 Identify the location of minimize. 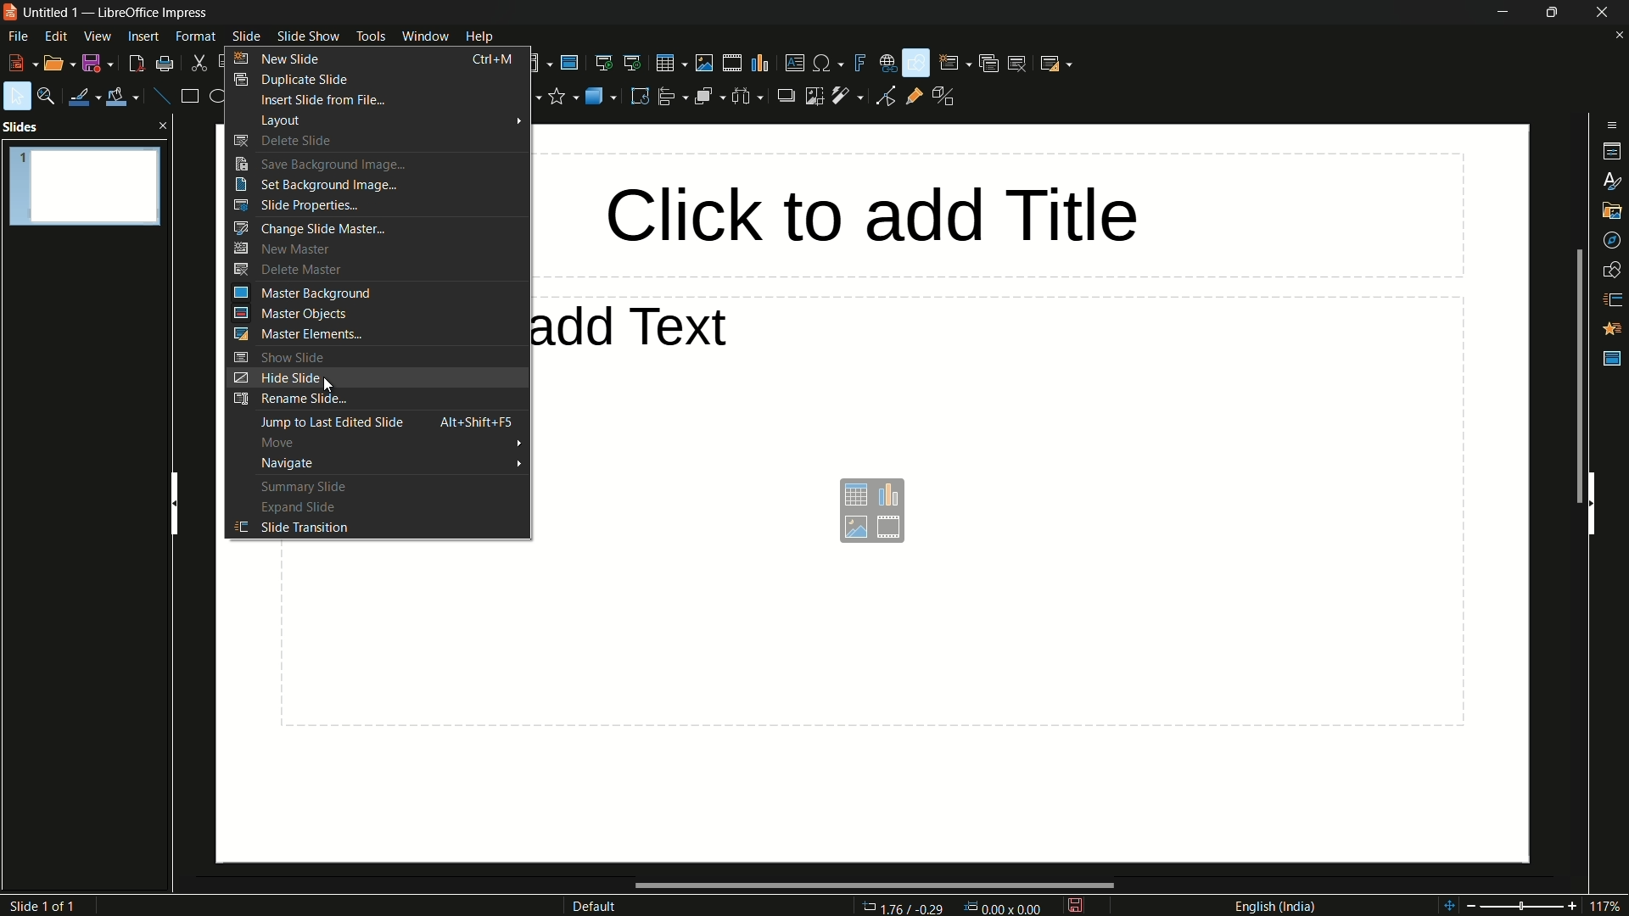
(1498, 12).